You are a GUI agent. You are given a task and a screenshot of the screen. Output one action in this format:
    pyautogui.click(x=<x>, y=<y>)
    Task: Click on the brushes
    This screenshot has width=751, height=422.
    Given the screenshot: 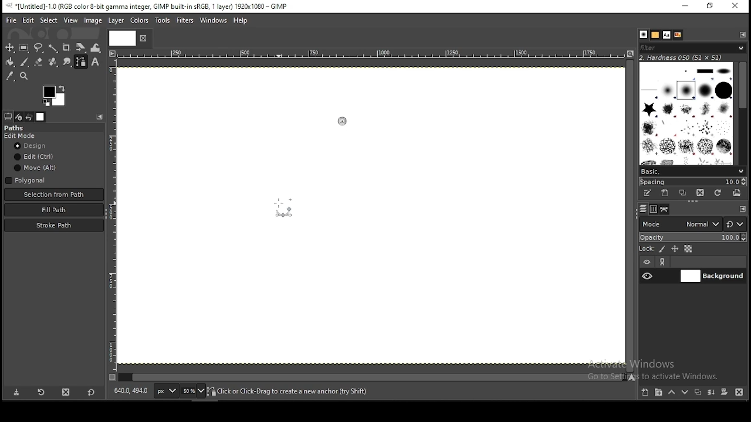 What is the action you would take?
    pyautogui.click(x=685, y=113)
    